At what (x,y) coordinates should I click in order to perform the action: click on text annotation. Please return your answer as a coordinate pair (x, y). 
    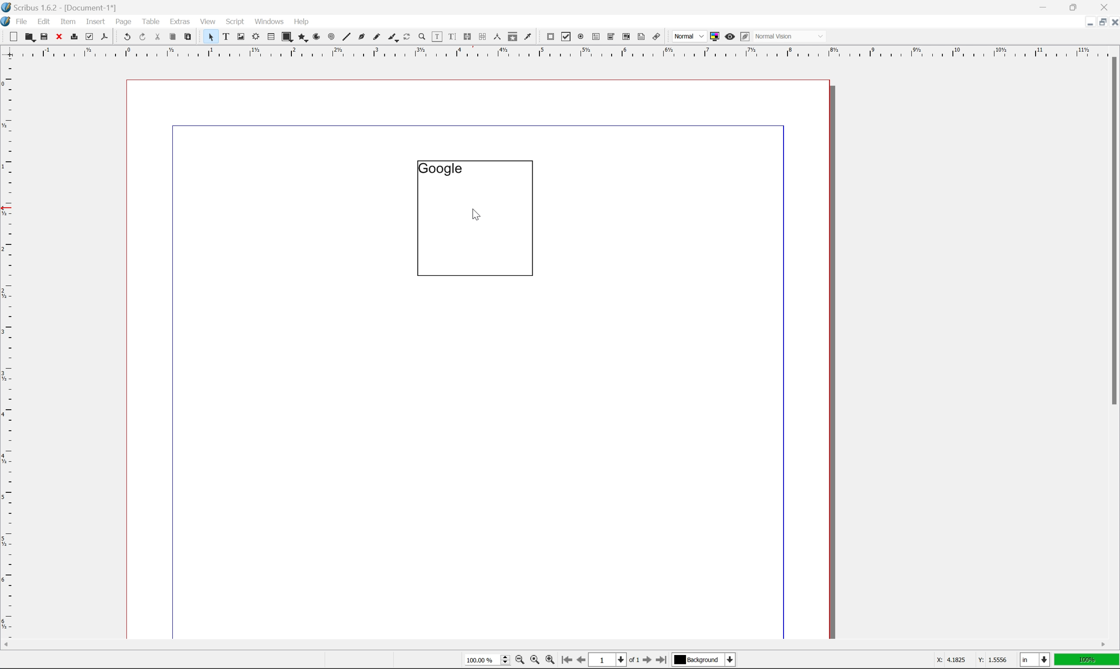
    Looking at the image, I should click on (641, 37).